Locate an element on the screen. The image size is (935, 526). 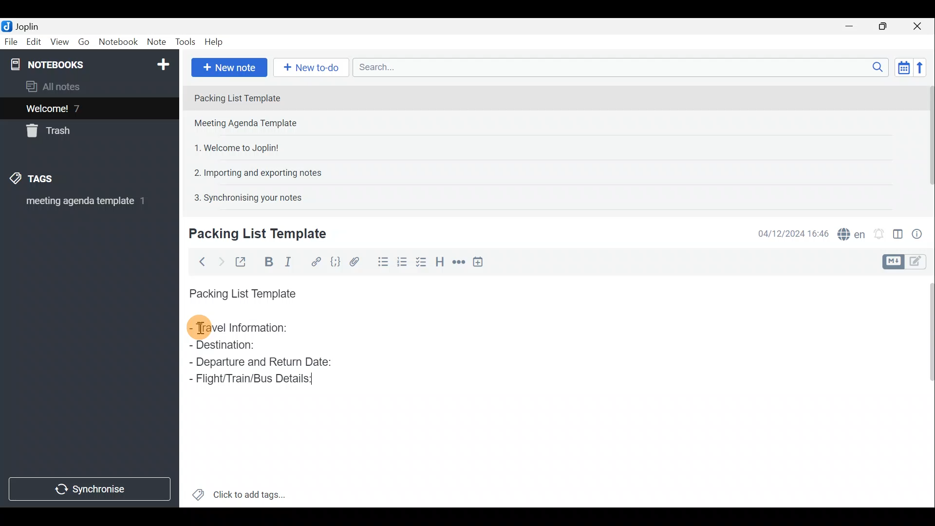
Bold is located at coordinates (267, 261).